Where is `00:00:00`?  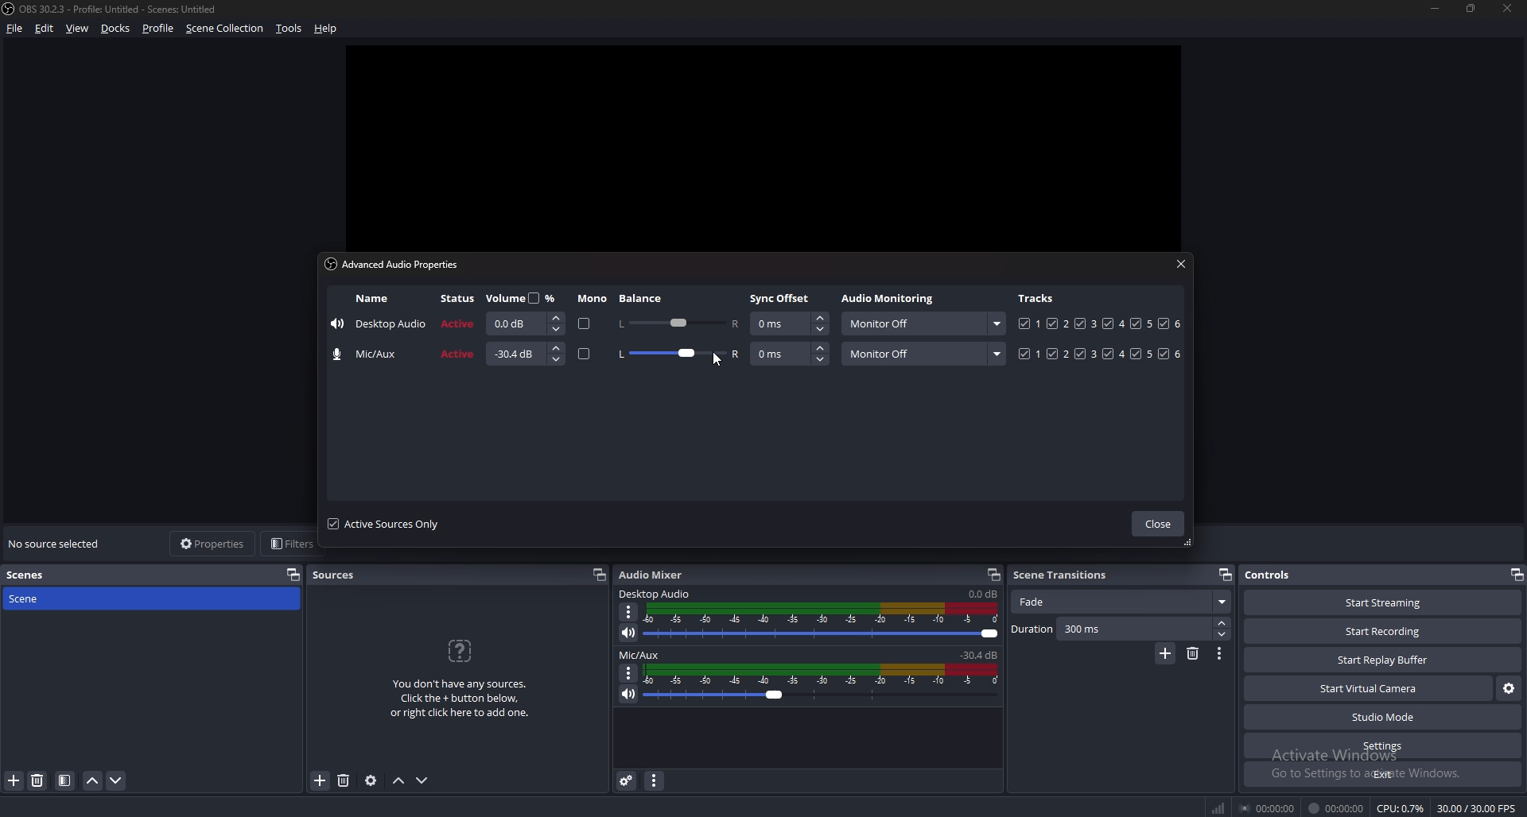 00:00:00 is located at coordinates (1335, 809).